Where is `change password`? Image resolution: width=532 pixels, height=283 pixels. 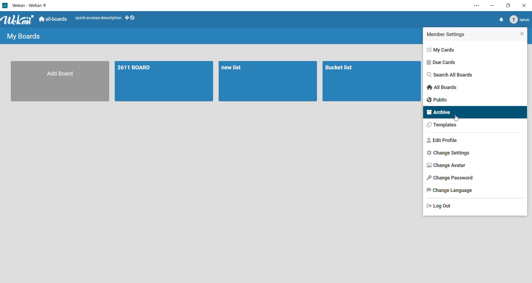
change password is located at coordinates (451, 178).